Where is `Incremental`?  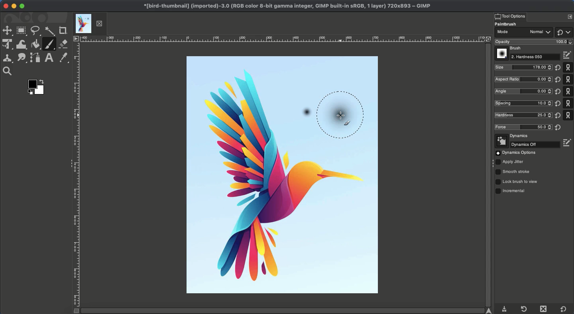
Incremental is located at coordinates (512, 192).